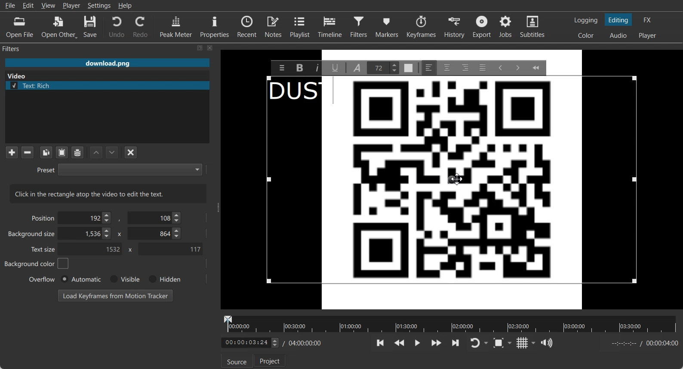  Describe the element at coordinates (12, 152) in the screenshot. I see `Add a filter` at that location.